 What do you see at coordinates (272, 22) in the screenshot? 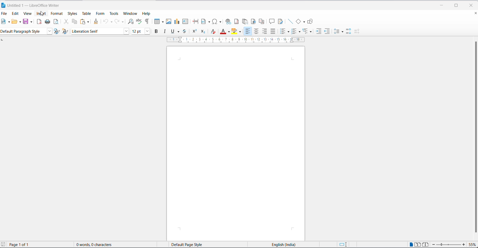
I see `insert comments` at bounding box center [272, 22].